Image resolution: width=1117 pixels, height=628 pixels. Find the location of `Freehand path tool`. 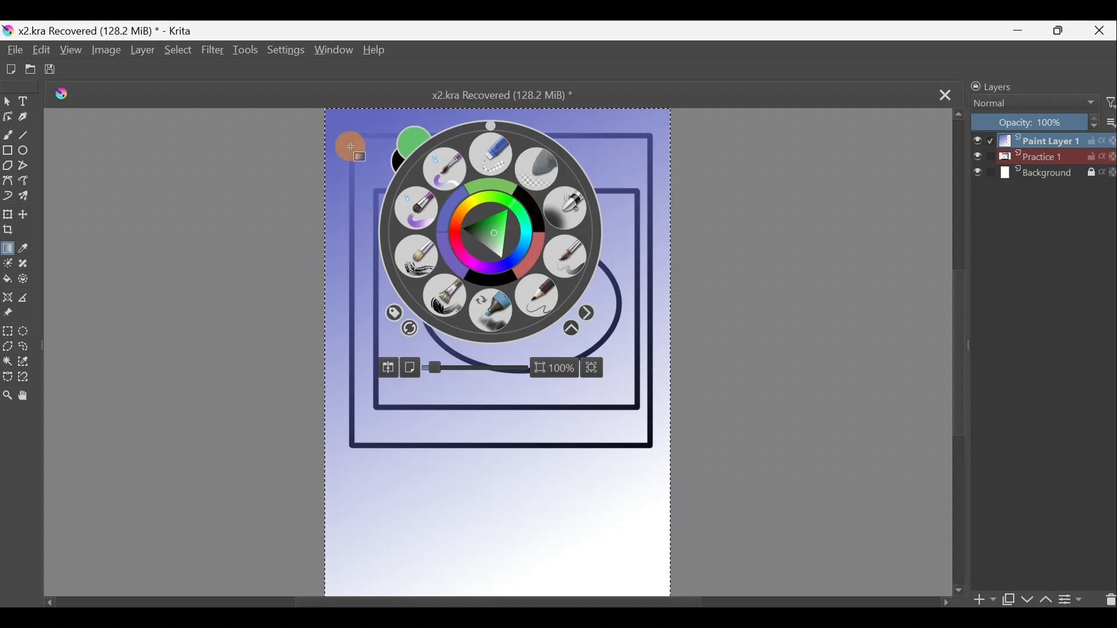

Freehand path tool is located at coordinates (27, 184).